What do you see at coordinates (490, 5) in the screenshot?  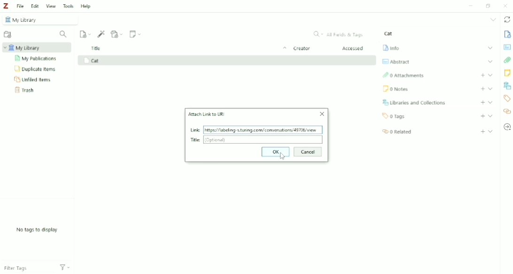 I see `Restore down` at bounding box center [490, 5].